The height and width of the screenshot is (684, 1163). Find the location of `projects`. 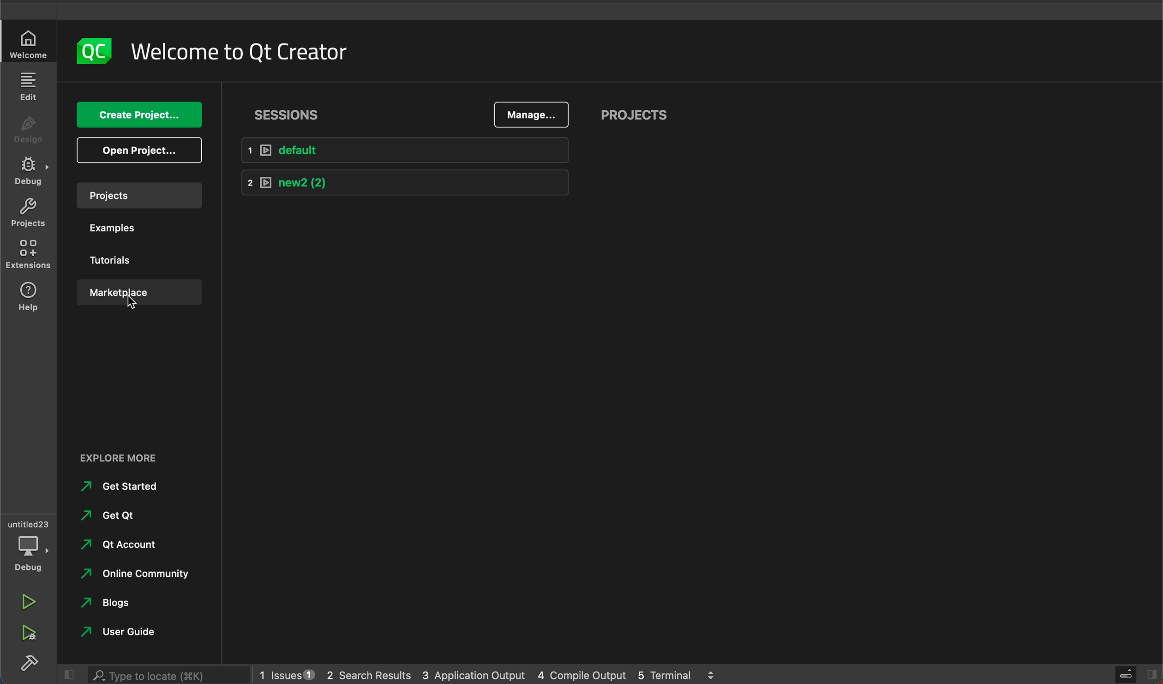

projects is located at coordinates (141, 195).